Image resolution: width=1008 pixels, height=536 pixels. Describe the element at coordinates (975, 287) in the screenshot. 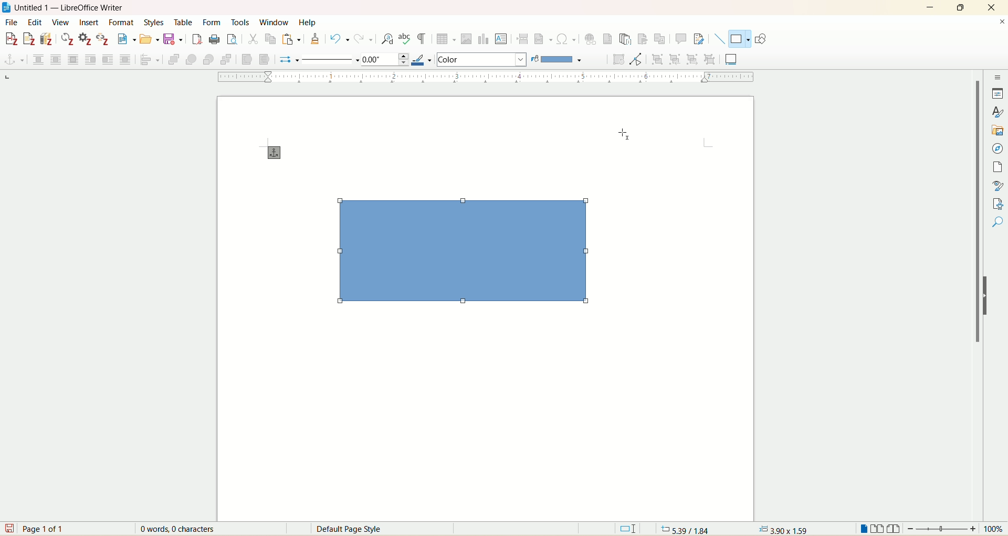

I see `vertical scroll bar` at that location.